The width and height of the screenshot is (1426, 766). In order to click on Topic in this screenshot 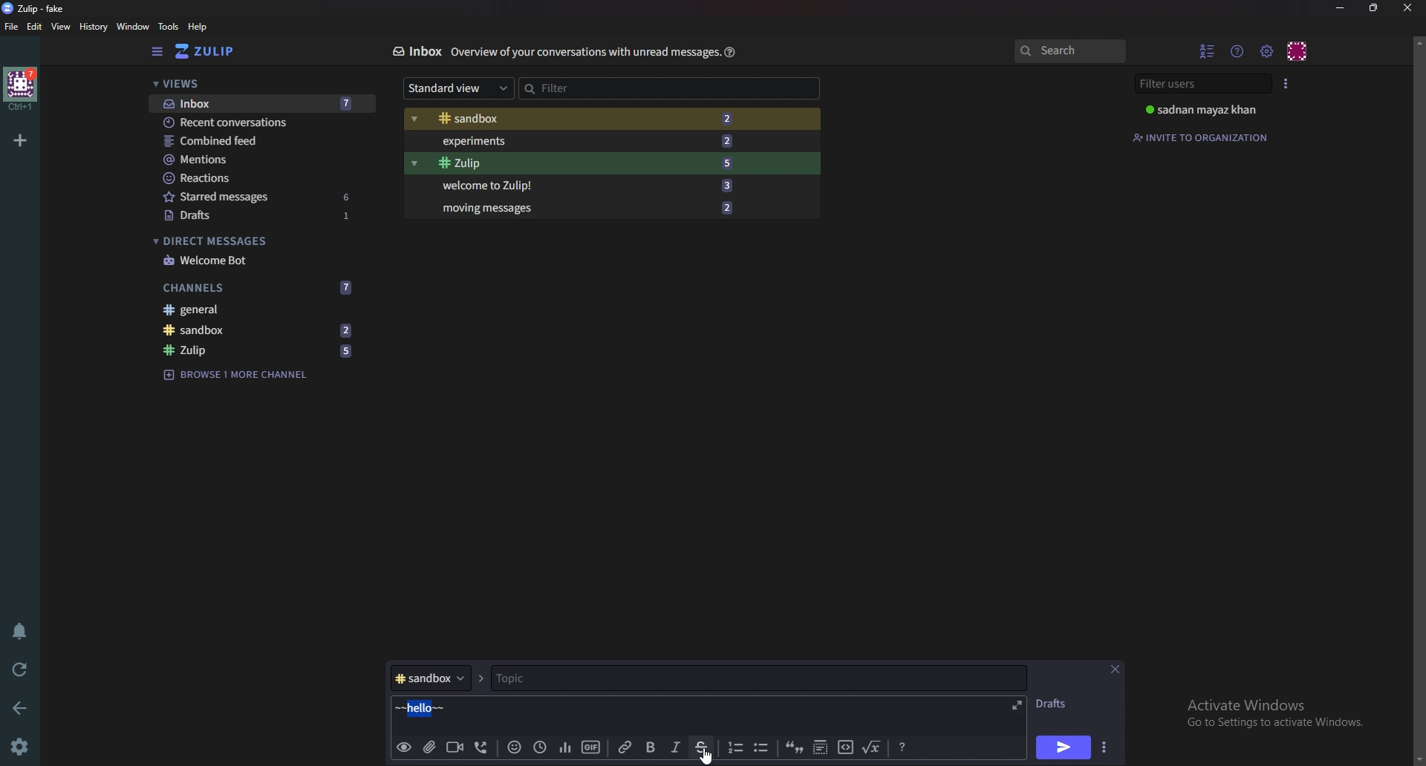, I will do `click(573, 678)`.